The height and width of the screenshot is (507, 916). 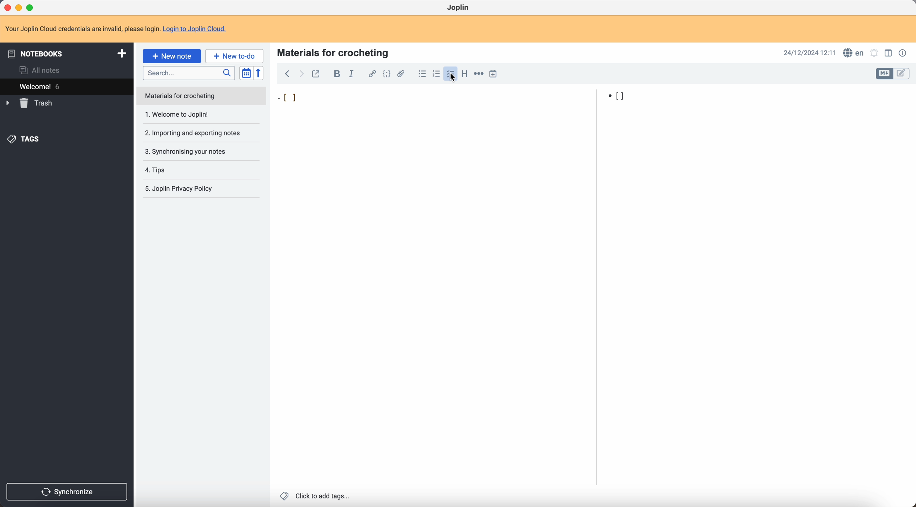 What do you see at coordinates (874, 54) in the screenshot?
I see `set notificatins` at bounding box center [874, 54].